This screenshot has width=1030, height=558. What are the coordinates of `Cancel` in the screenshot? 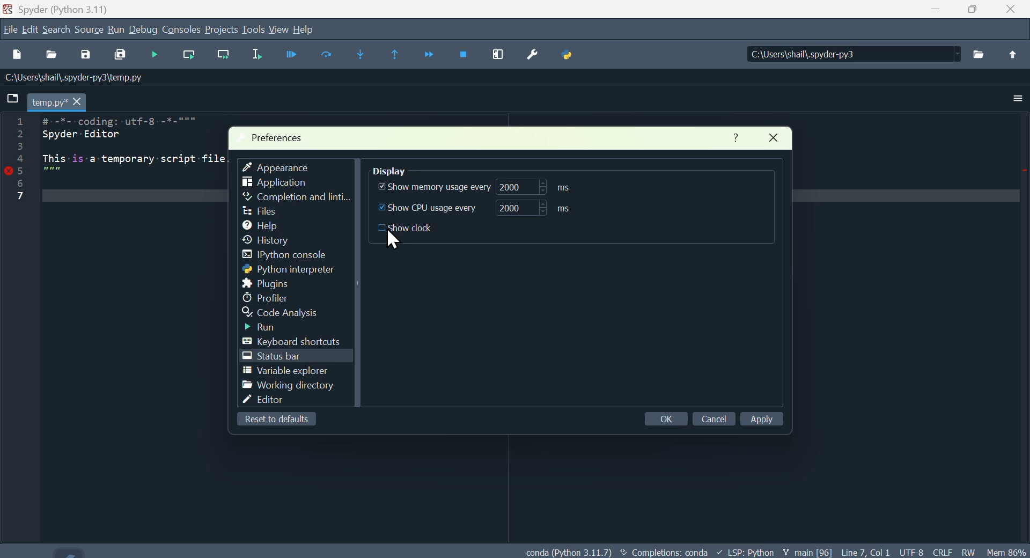 It's located at (713, 417).